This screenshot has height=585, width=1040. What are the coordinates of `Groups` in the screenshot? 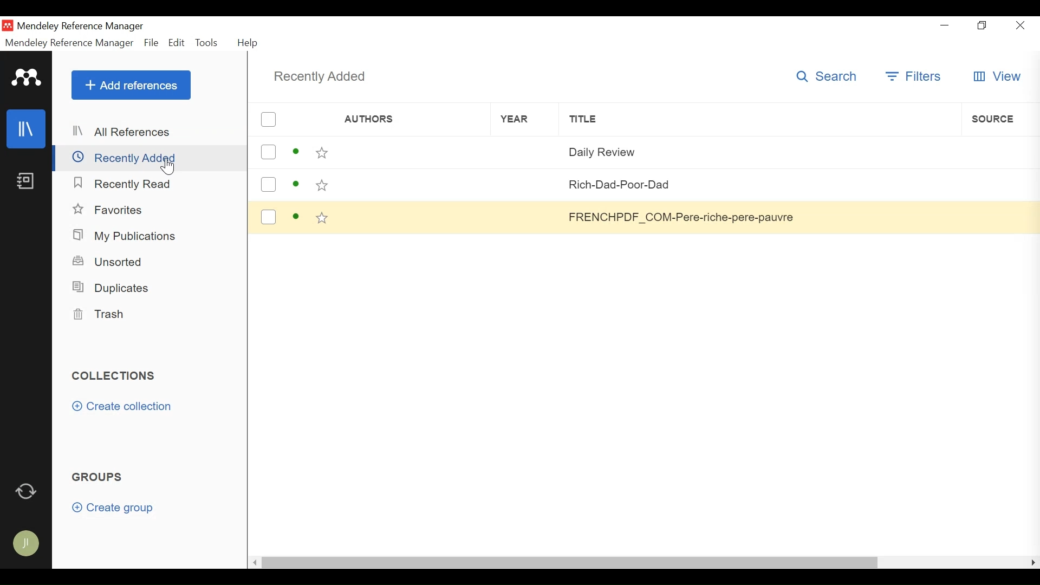 It's located at (102, 477).